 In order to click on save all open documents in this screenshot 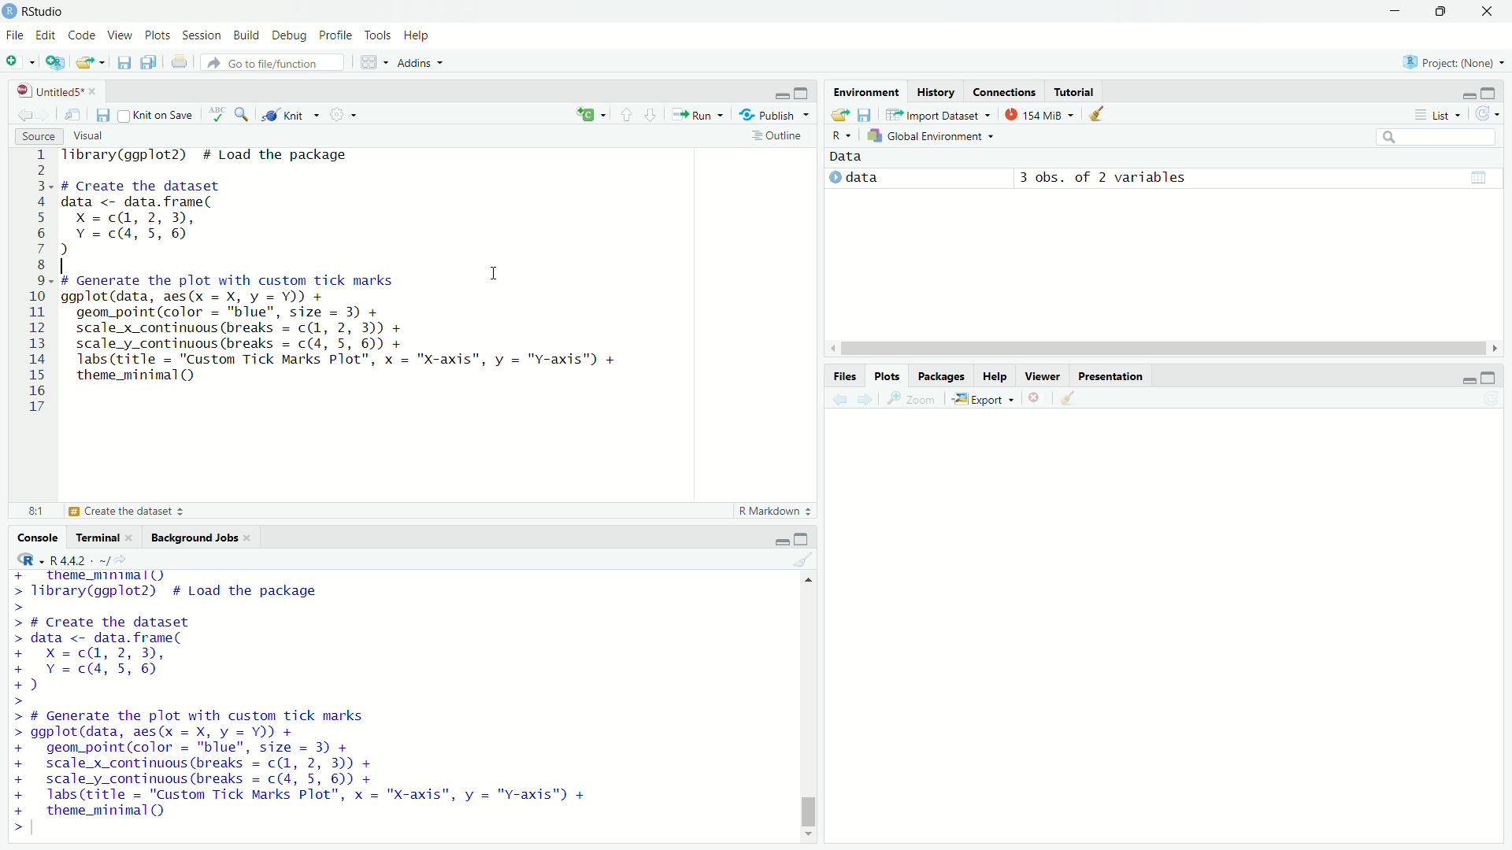, I will do `click(147, 63)`.